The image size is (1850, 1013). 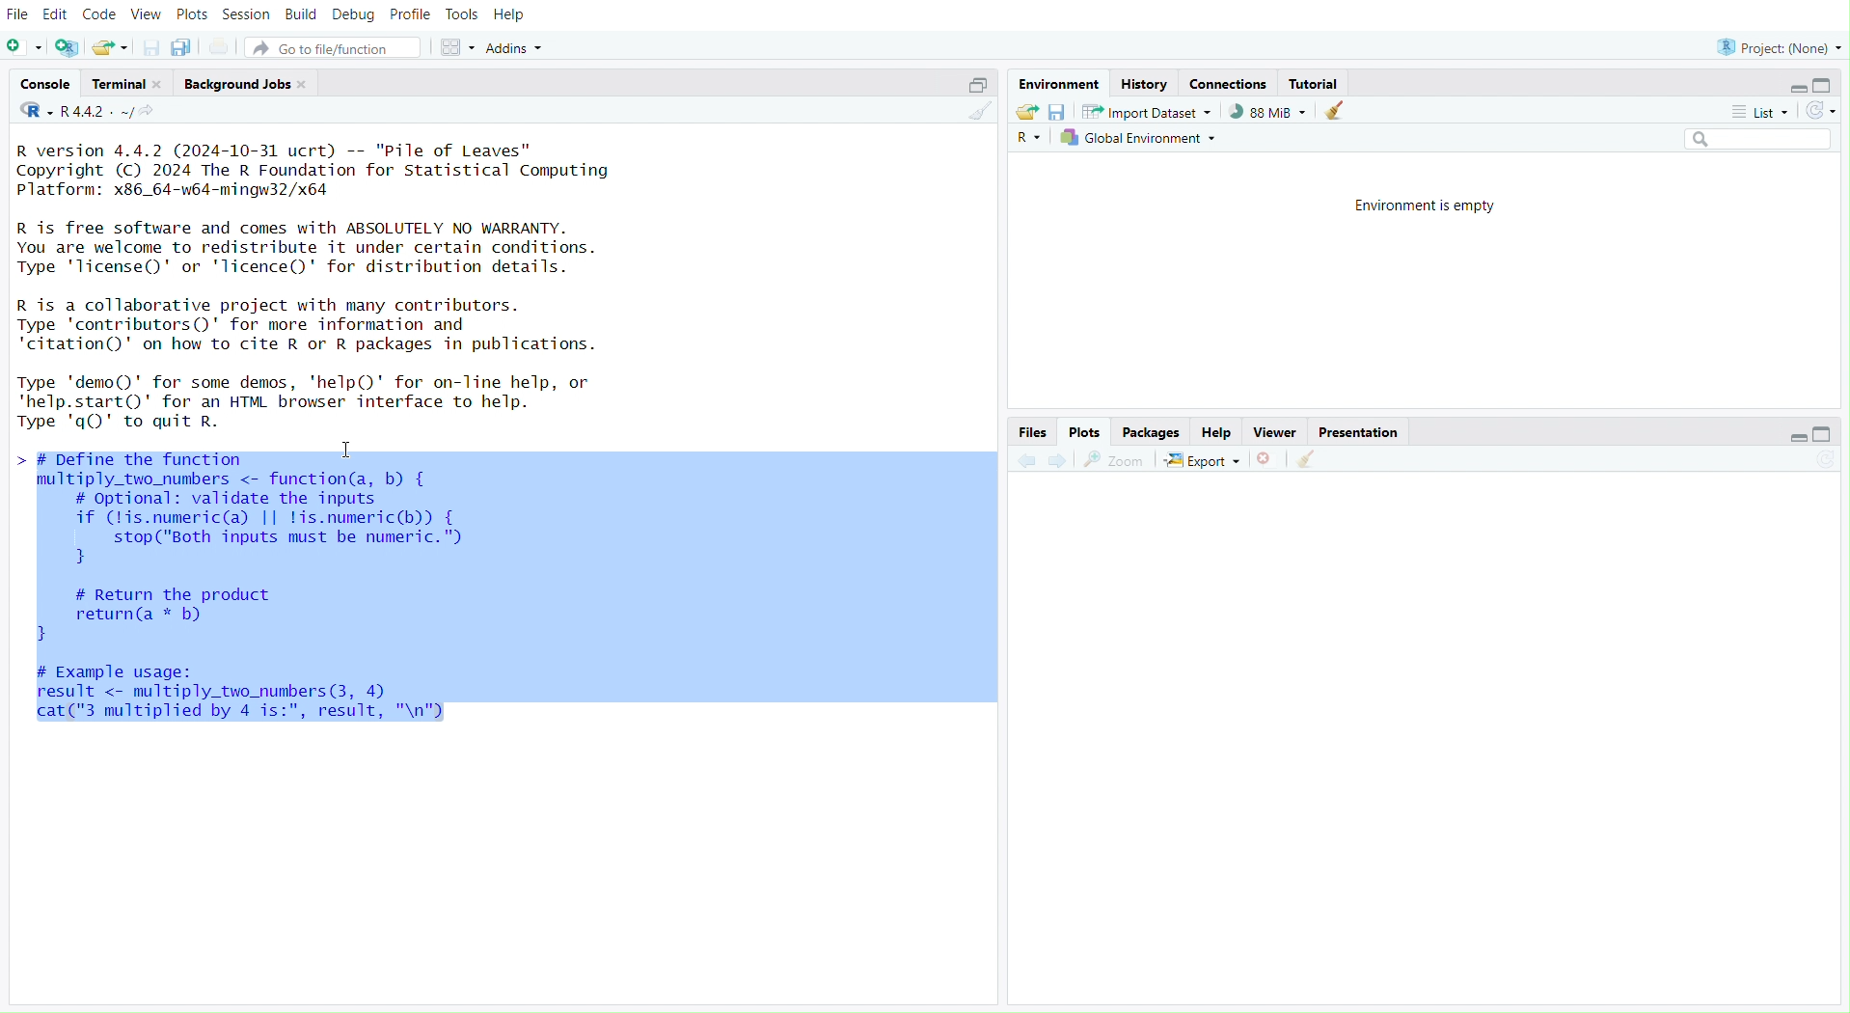 What do you see at coordinates (24, 46) in the screenshot?
I see `New file` at bounding box center [24, 46].